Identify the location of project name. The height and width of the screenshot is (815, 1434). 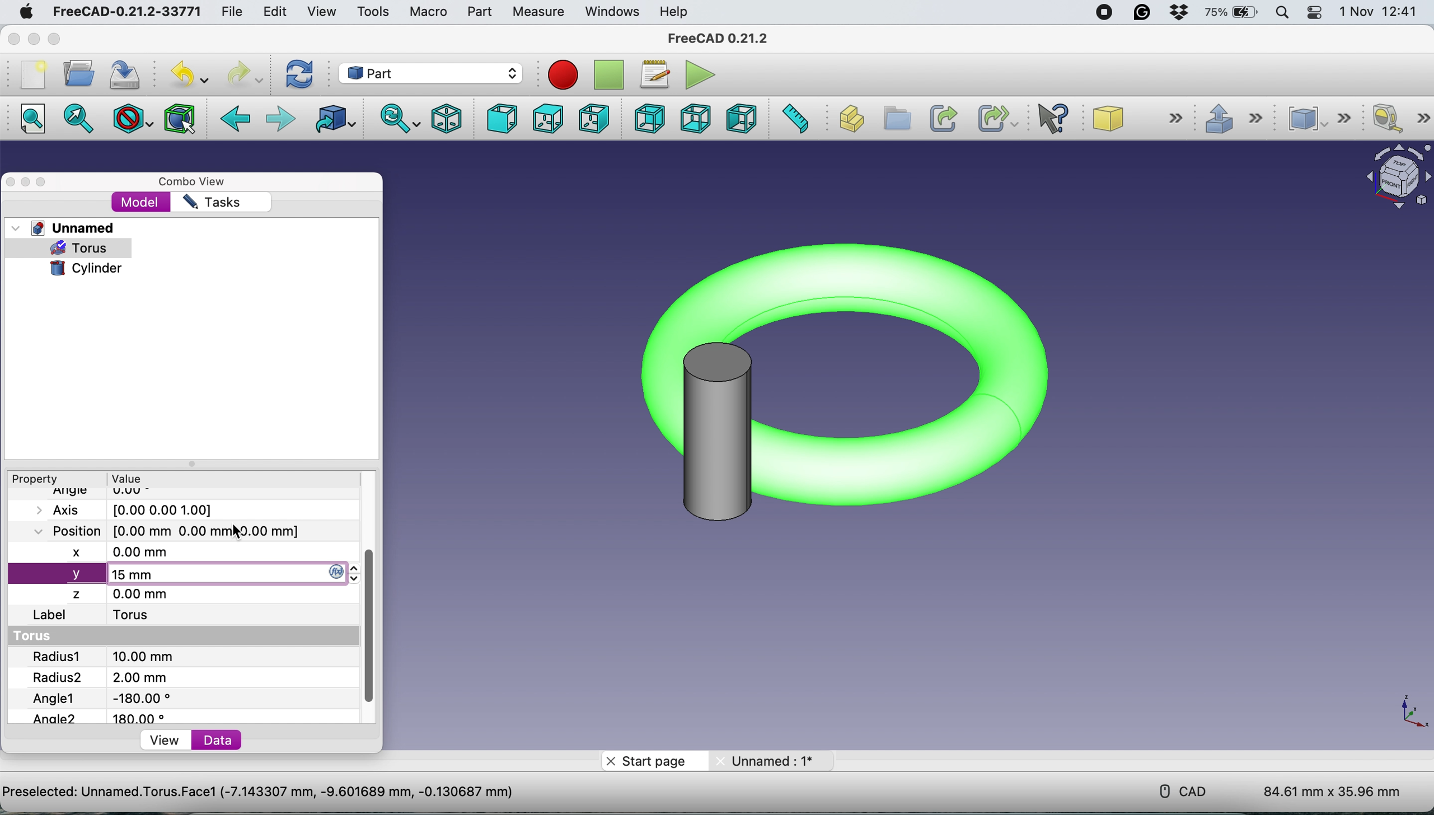
(290, 795).